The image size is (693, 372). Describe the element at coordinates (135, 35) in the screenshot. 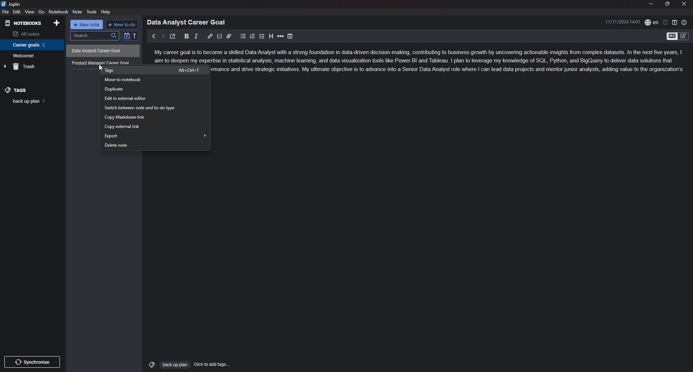

I see `reverse sort order` at that location.